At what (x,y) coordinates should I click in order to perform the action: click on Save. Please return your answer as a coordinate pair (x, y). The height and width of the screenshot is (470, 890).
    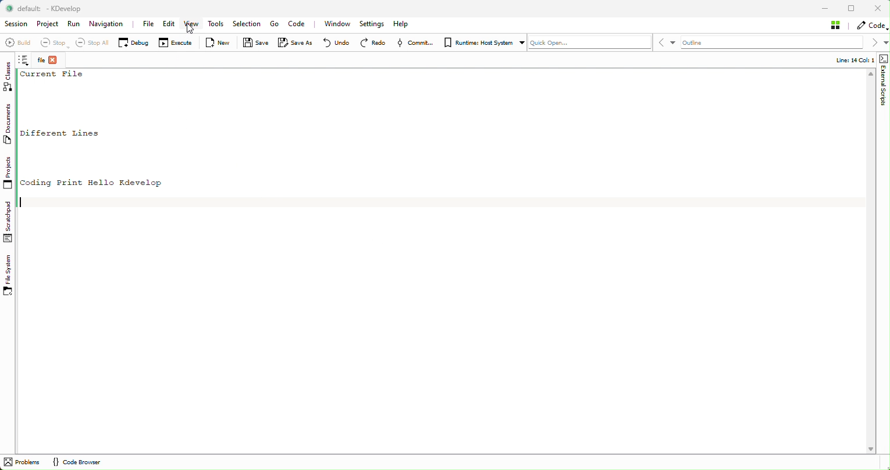
    Looking at the image, I should click on (255, 43).